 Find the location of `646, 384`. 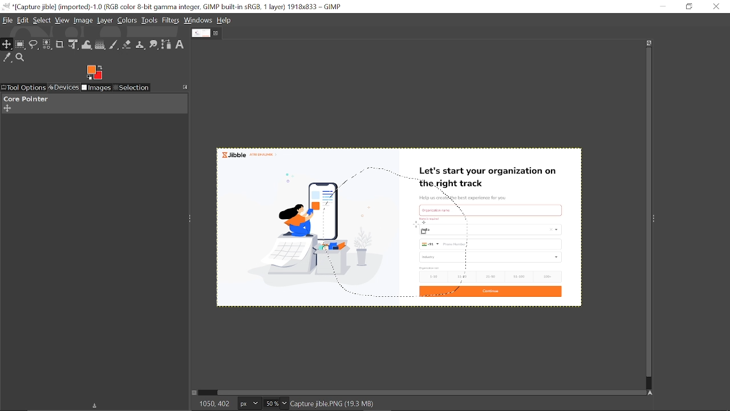

646, 384 is located at coordinates (214, 403).